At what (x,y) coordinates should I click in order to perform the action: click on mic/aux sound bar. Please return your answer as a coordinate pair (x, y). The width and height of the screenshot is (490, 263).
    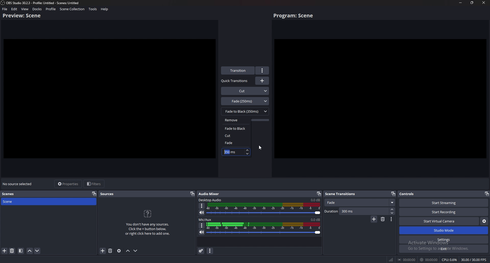
    Looking at the image, I should click on (264, 229).